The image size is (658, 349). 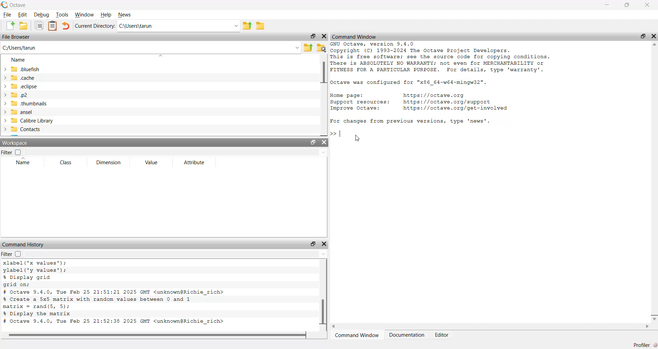 I want to click on scroll bar, so click(x=322, y=294).